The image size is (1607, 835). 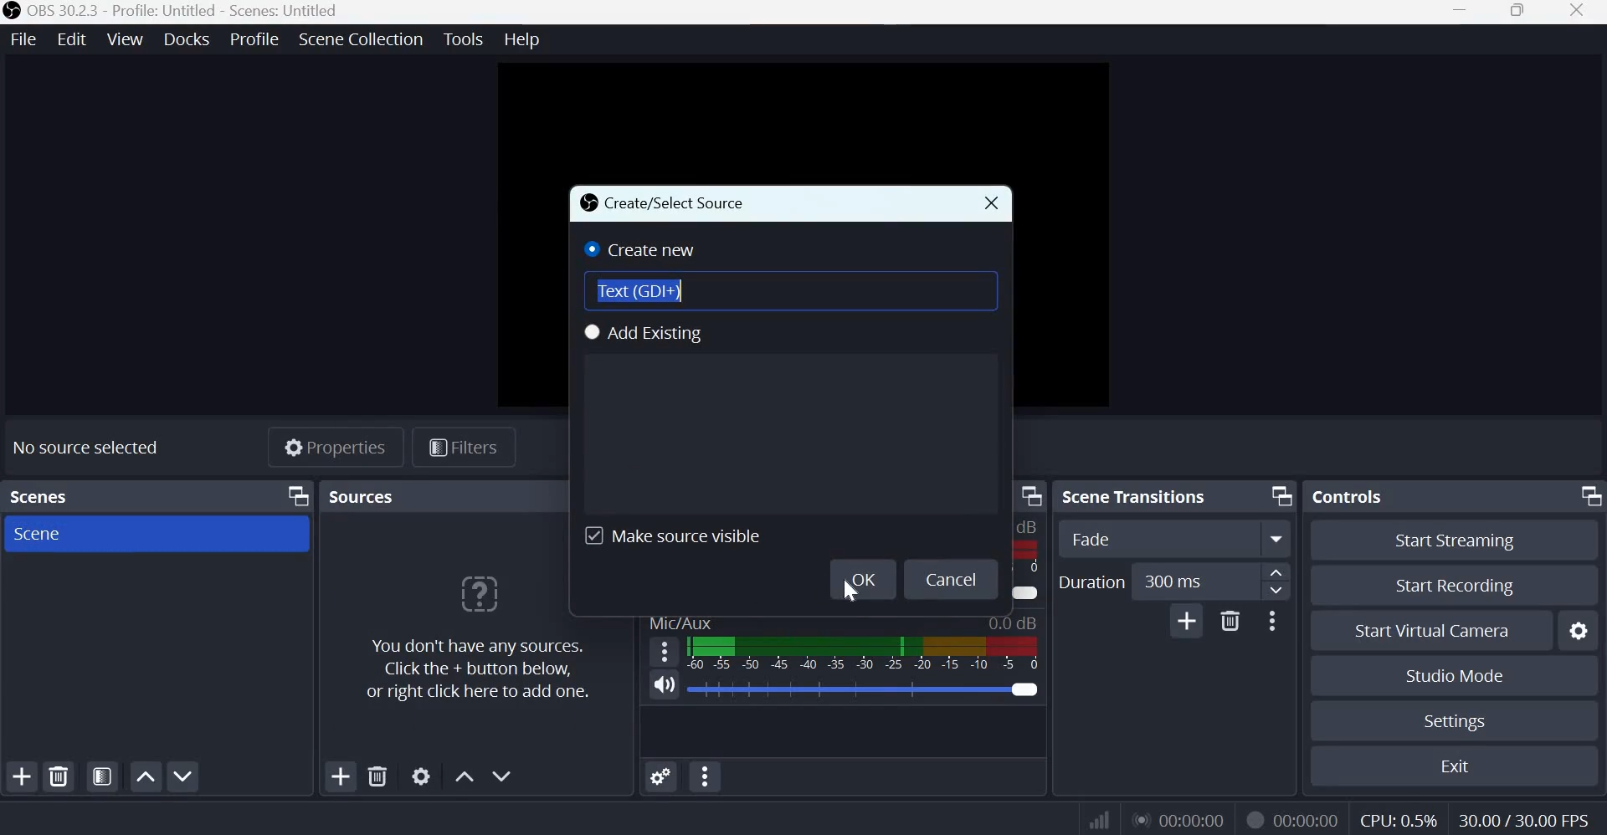 What do you see at coordinates (39, 497) in the screenshot?
I see `Scenes` at bounding box center [39, 497].